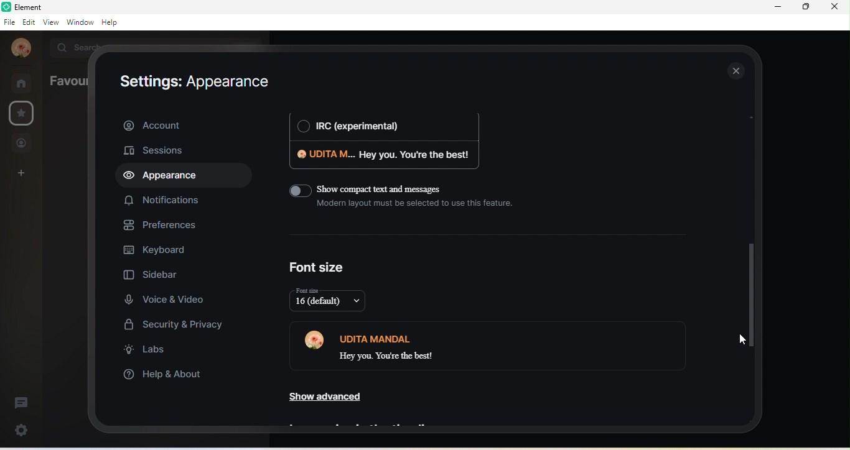  Describe the element at coordinates (197, 85) in the screenshot. I see `setting: appearance` at that location.